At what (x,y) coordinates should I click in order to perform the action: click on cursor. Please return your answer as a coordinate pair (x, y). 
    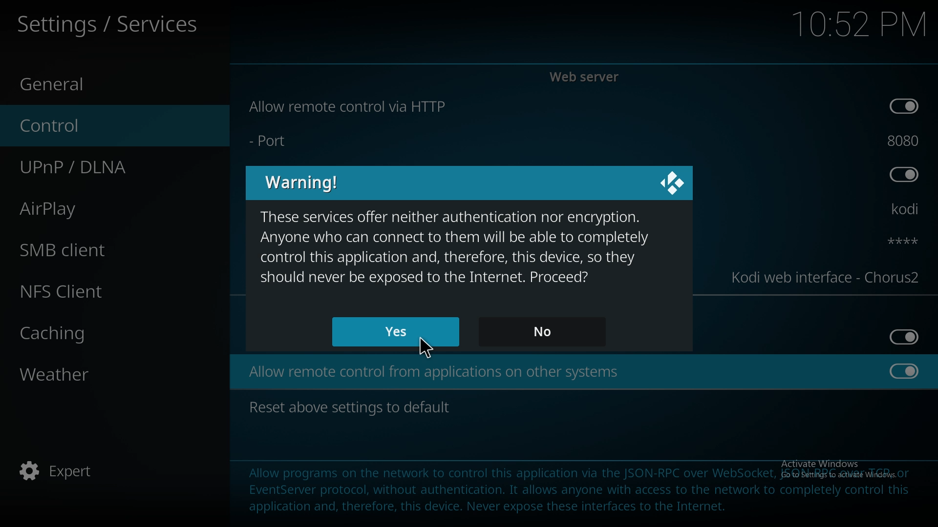
    Looking at the image, I should click on (425, 348).